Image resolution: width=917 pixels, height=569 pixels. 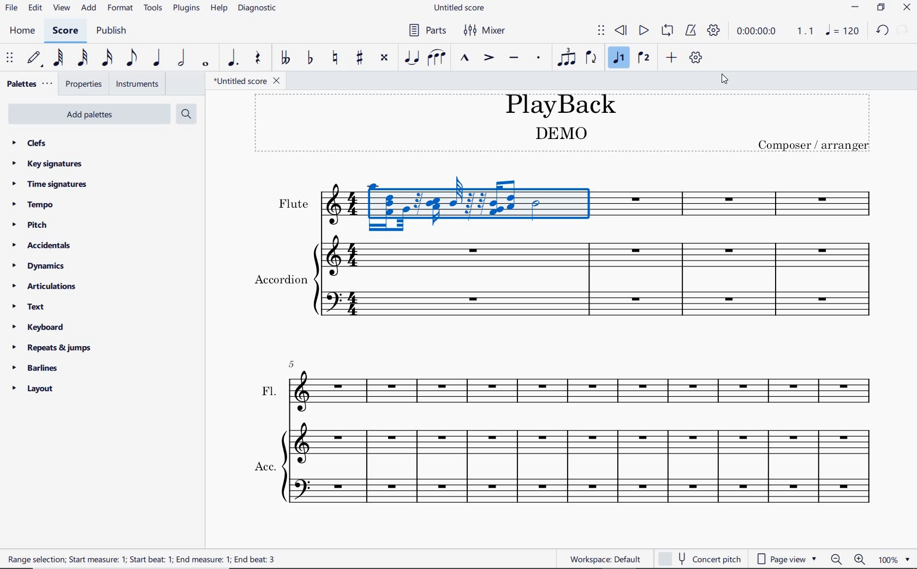 I want to click on ZOOM FACTOR, so click(x=894, y=560).